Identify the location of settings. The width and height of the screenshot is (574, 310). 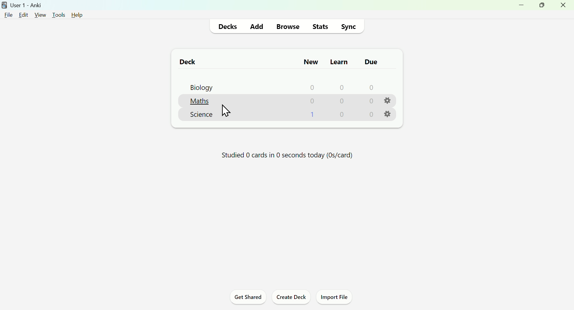
(387, 113).